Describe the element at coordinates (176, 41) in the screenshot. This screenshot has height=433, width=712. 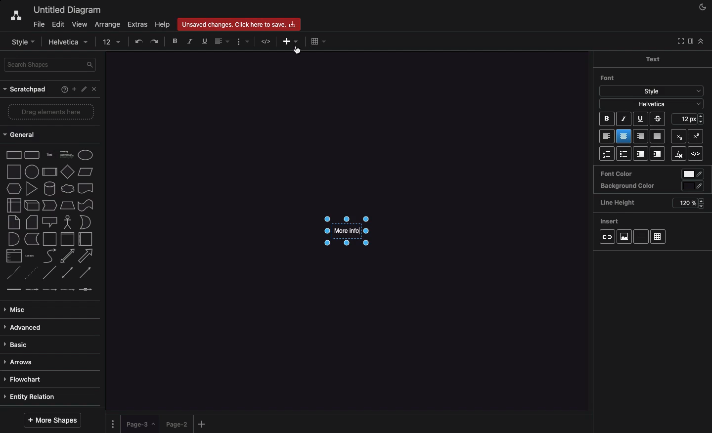
I see `Bold` at that location.